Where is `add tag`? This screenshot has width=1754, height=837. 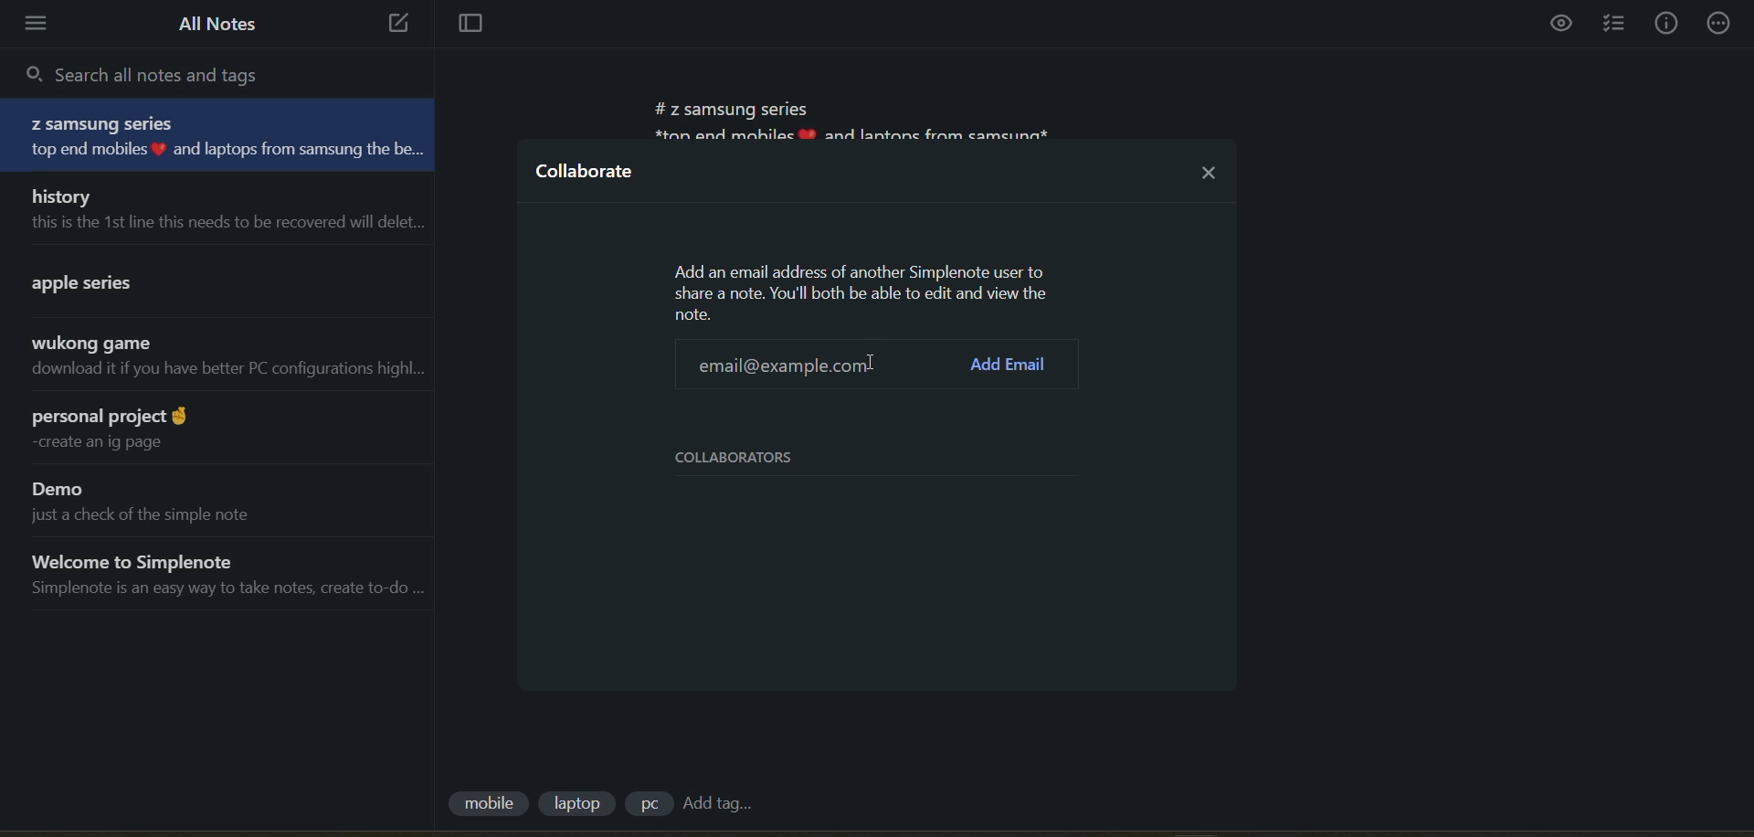 add tag is located at coordinates (716, 804).